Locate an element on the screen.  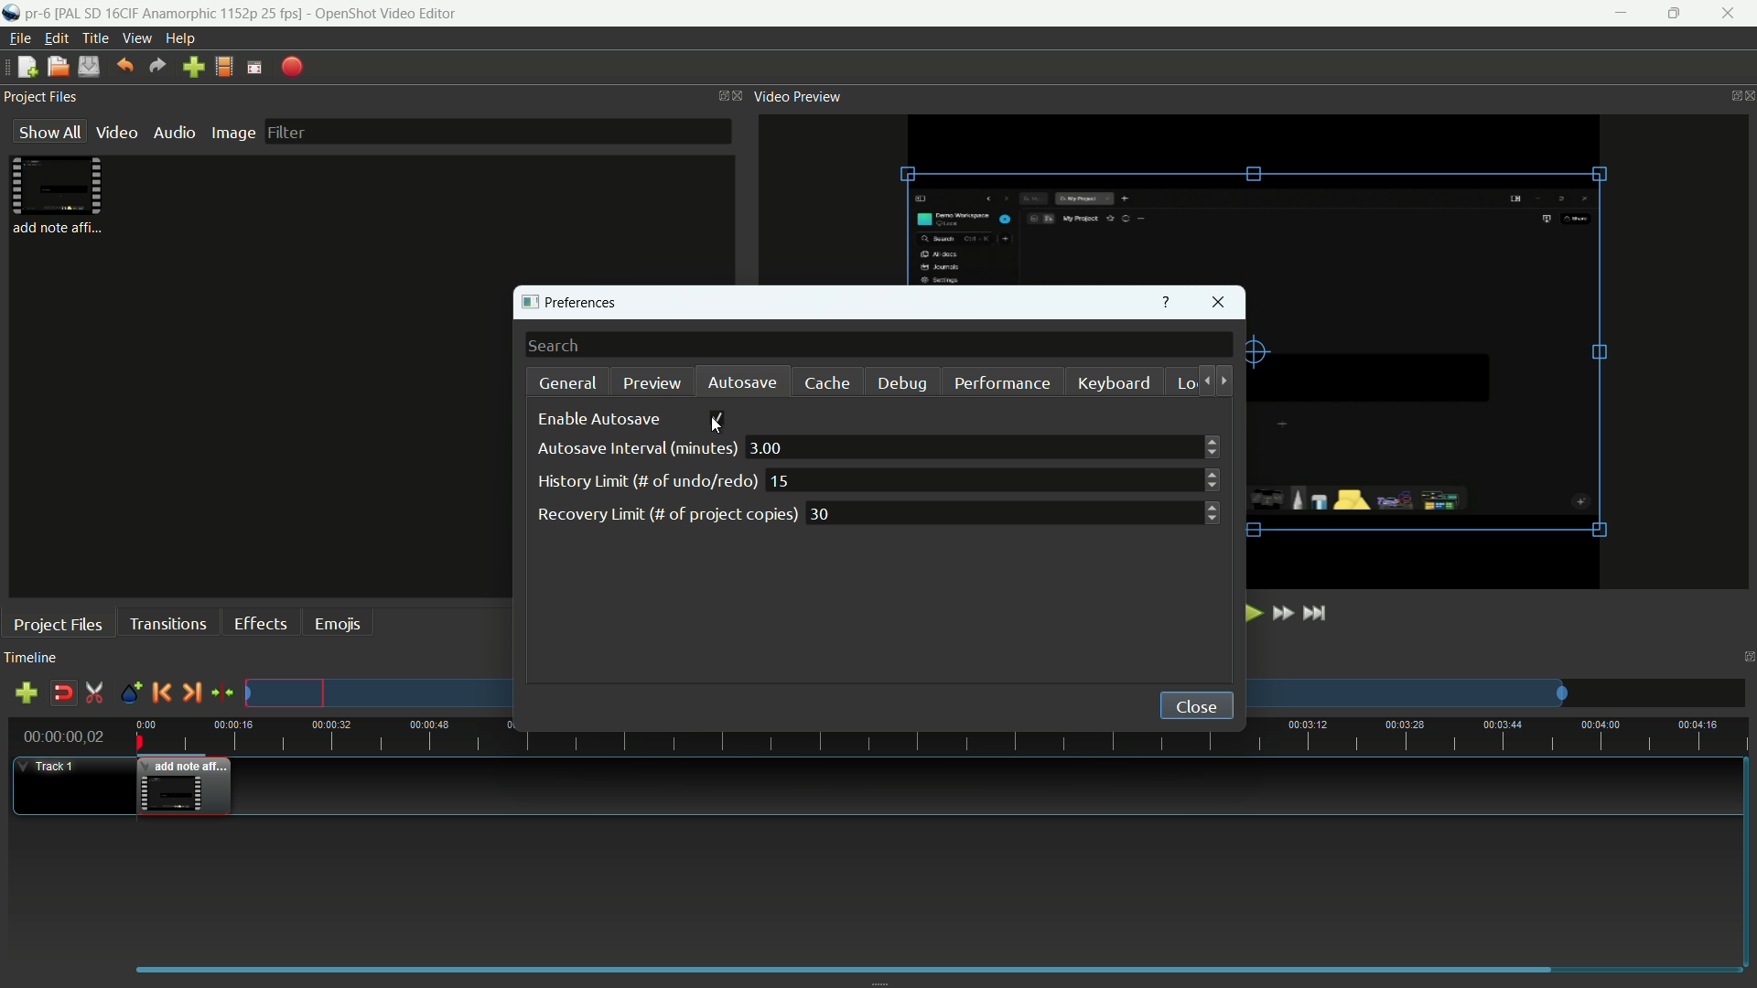
effects is located at coordinates (261, 623).